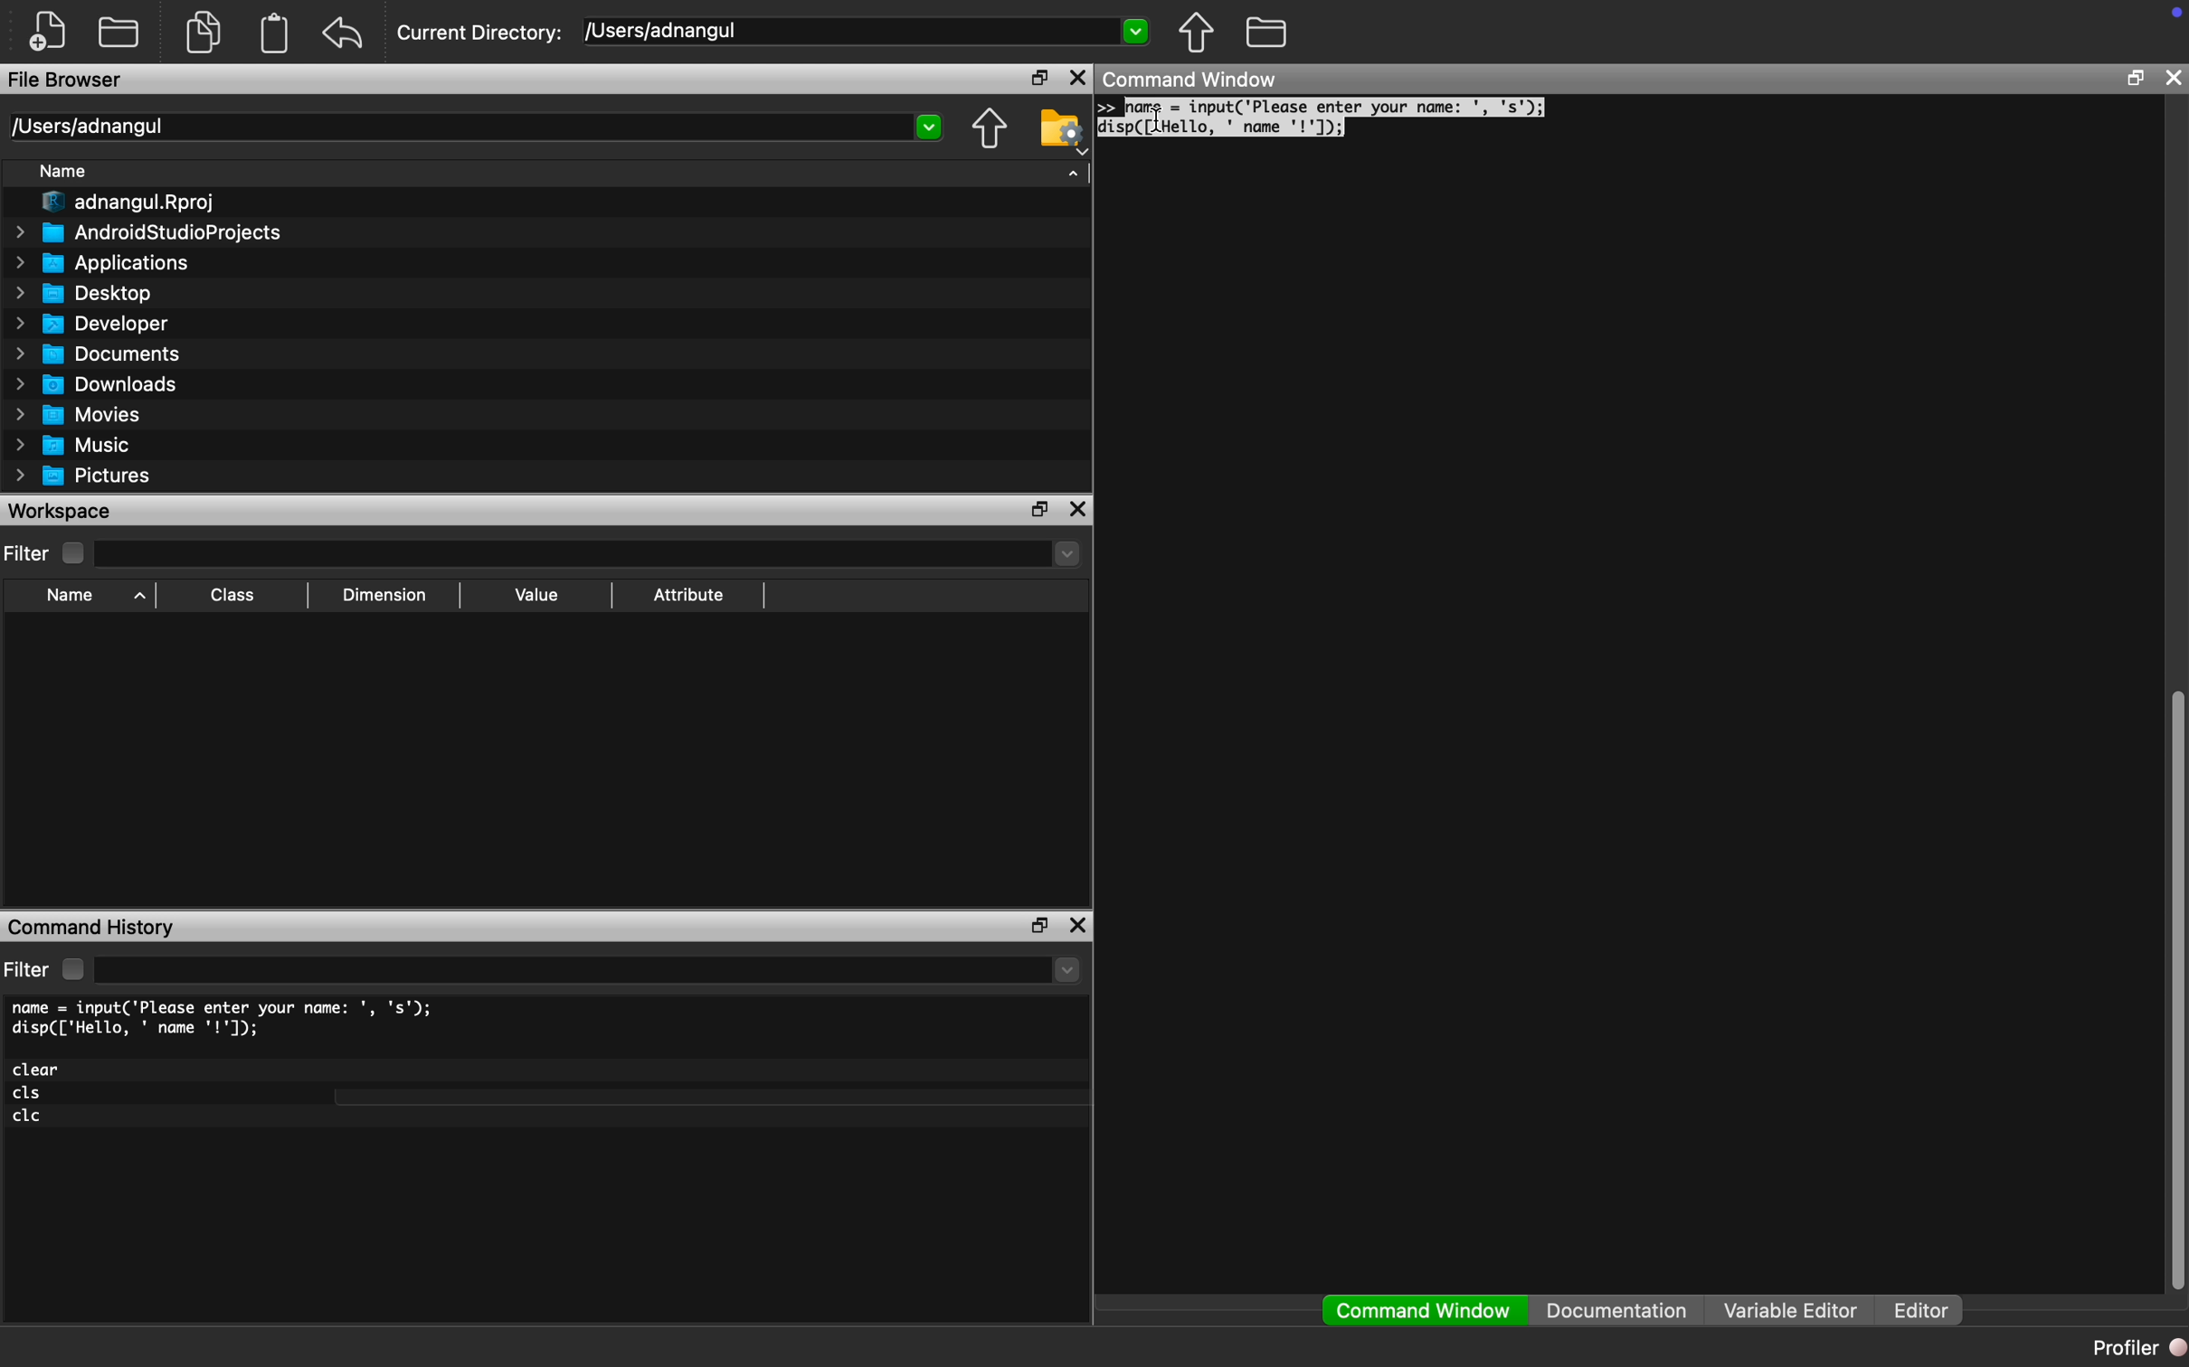 This screenshot has width=2189, height=1367. What do you see at coordinates (1791, 1309) in the screenshot?
I see `Variable Editor` at bounding box center [1791, 1309].